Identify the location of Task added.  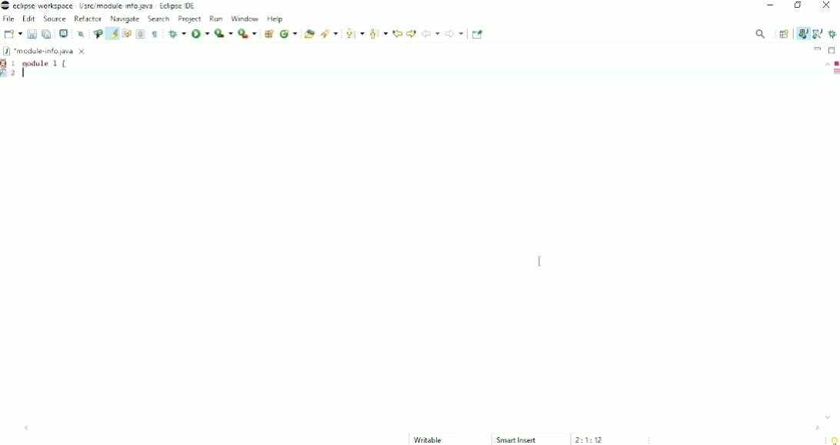
(8, 75).